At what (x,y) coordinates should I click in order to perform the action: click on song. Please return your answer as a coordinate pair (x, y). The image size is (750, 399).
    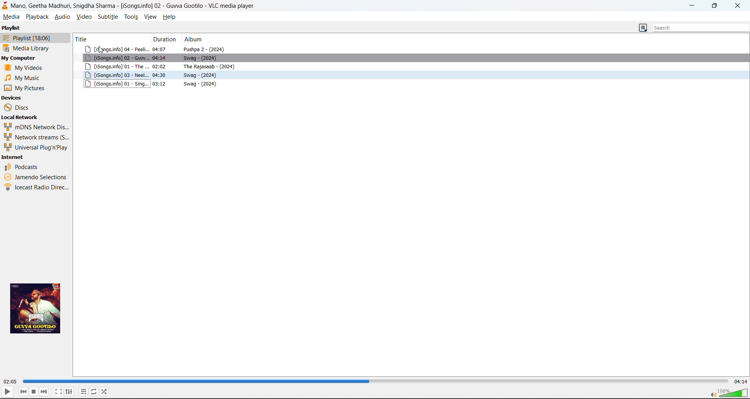
    Looking at the image, I should click on (412, 75).